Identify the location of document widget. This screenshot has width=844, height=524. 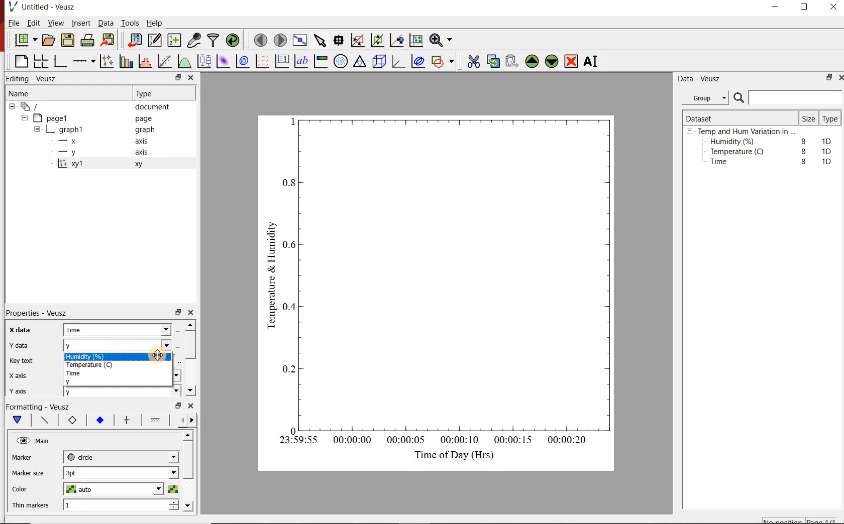
(36, 107).